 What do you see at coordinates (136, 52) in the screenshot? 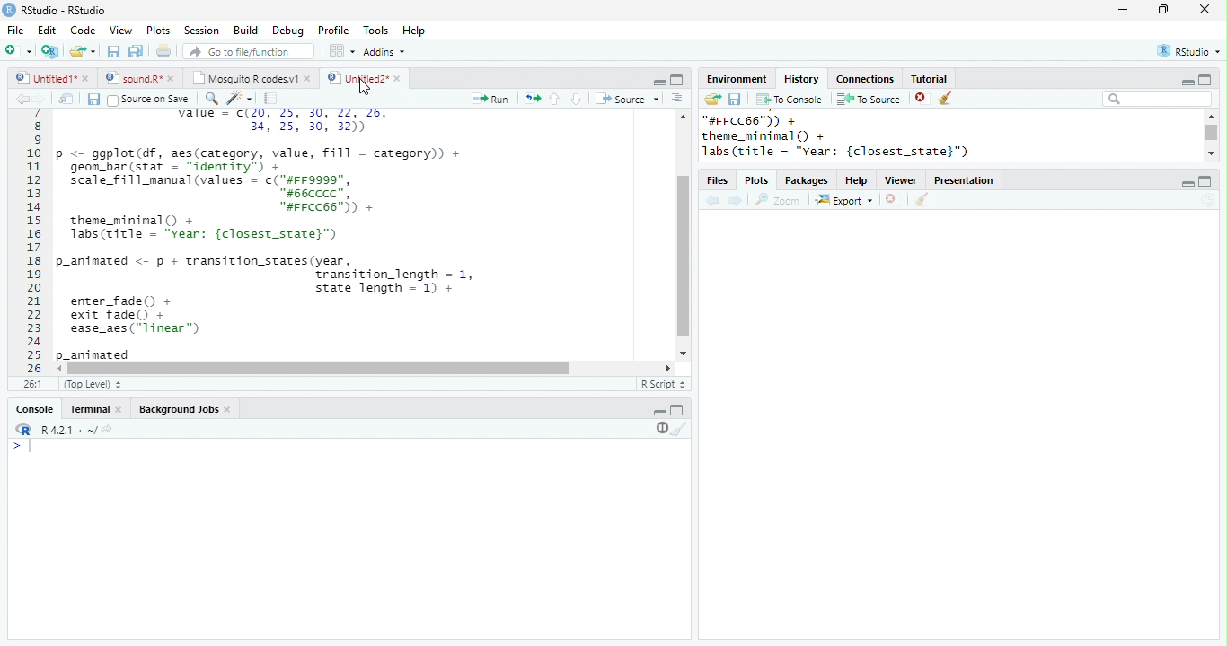
I see `save all` at bounding box center [136, 52].